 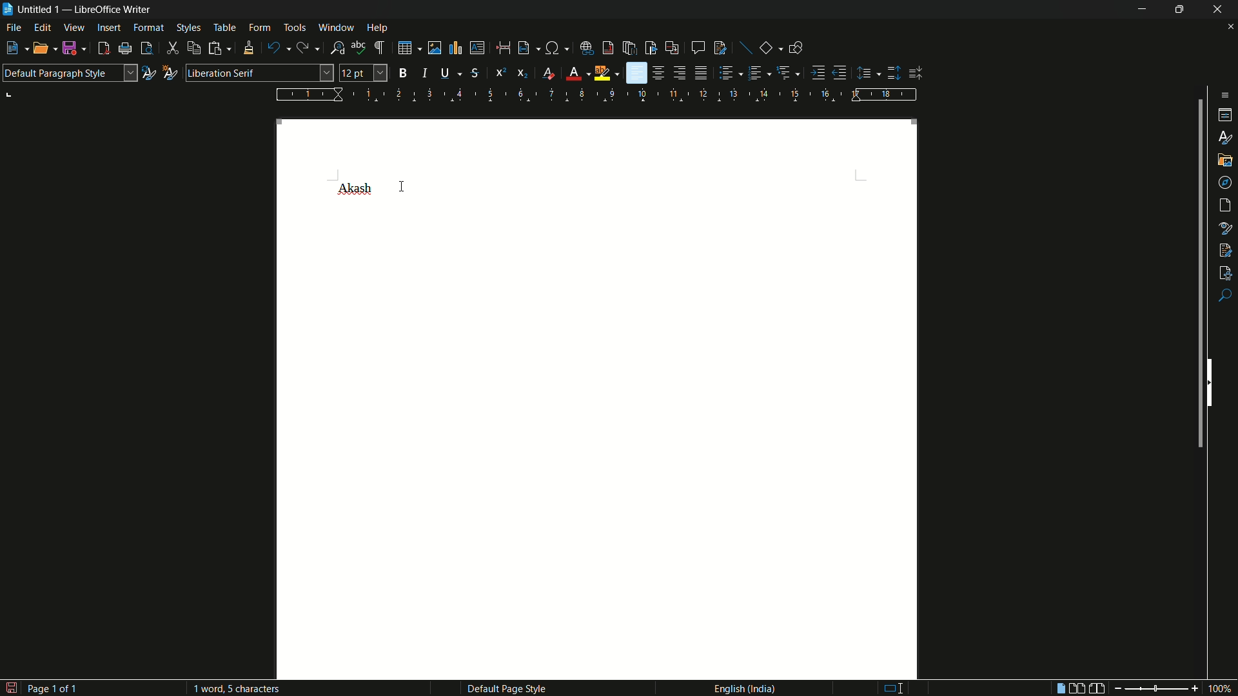 I want to click on paste, so click(x=215, y=48).